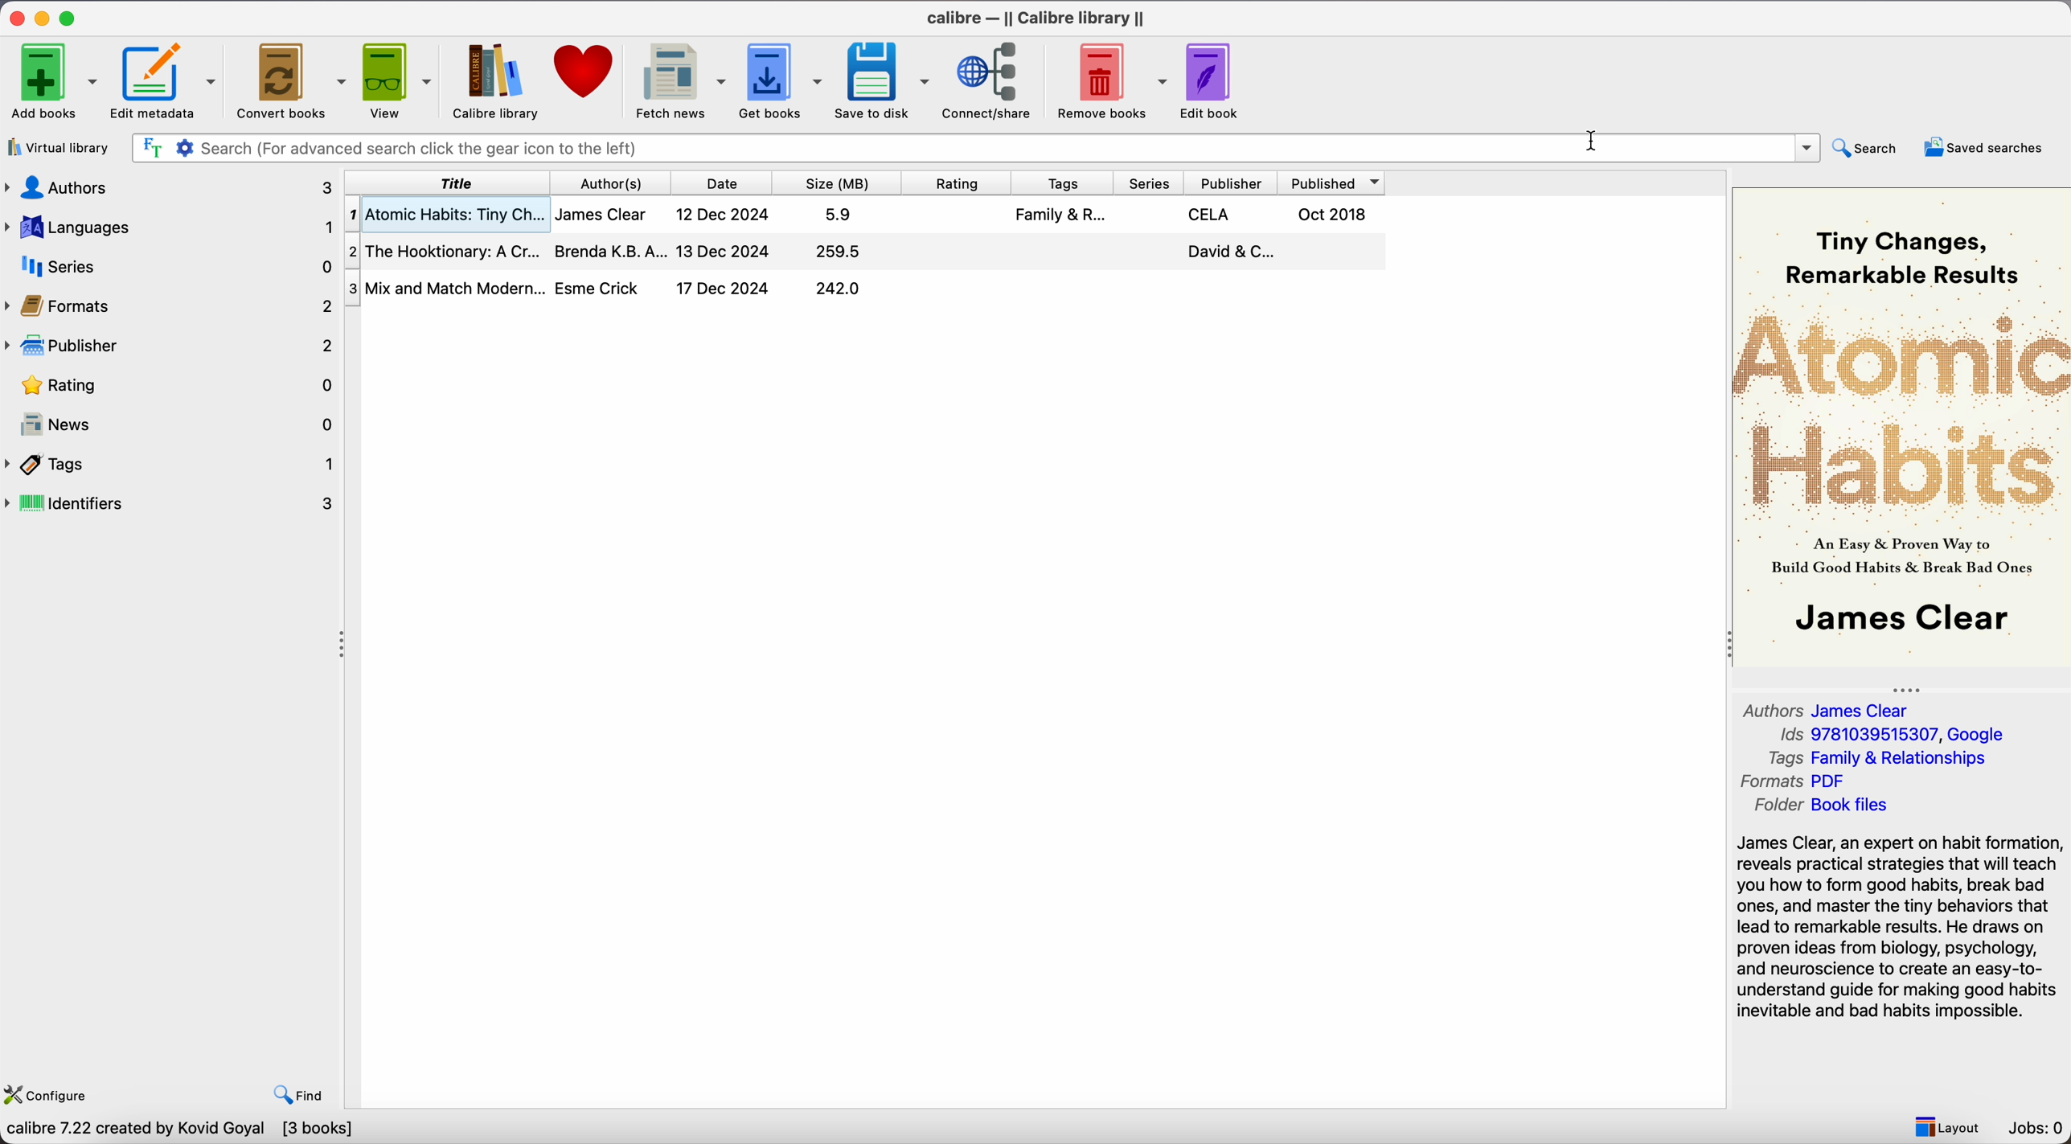 The image size is (2071, 1144). What do you see at coordinates (174, 426) in the screenshot?
I see `news` at bounding box center [174, 426].